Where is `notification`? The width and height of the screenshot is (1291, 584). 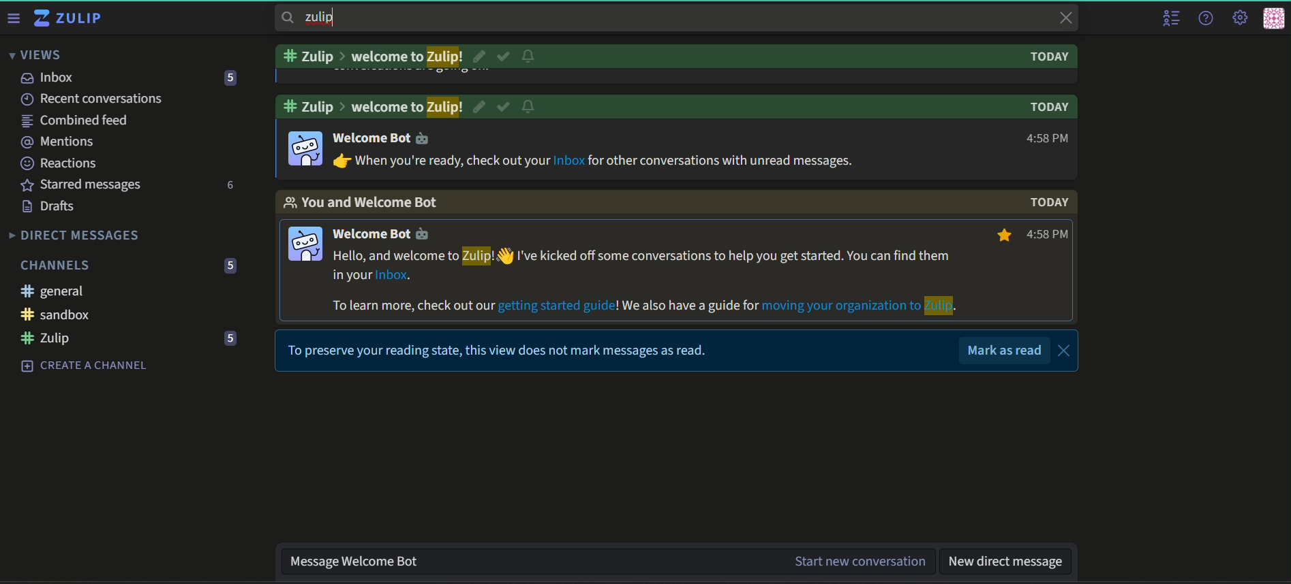 notification is located at coordinates (530, 107).